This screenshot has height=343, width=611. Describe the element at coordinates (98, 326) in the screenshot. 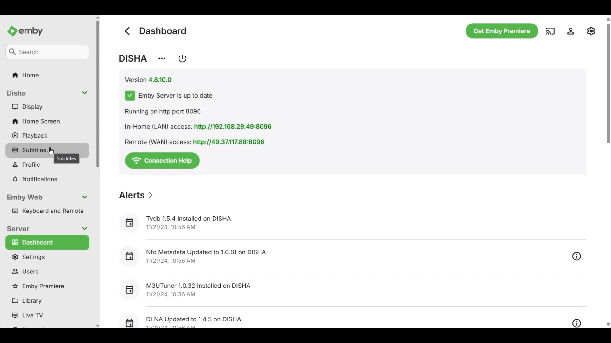

I see `Quick slide to bottom of the left panel` at that location.